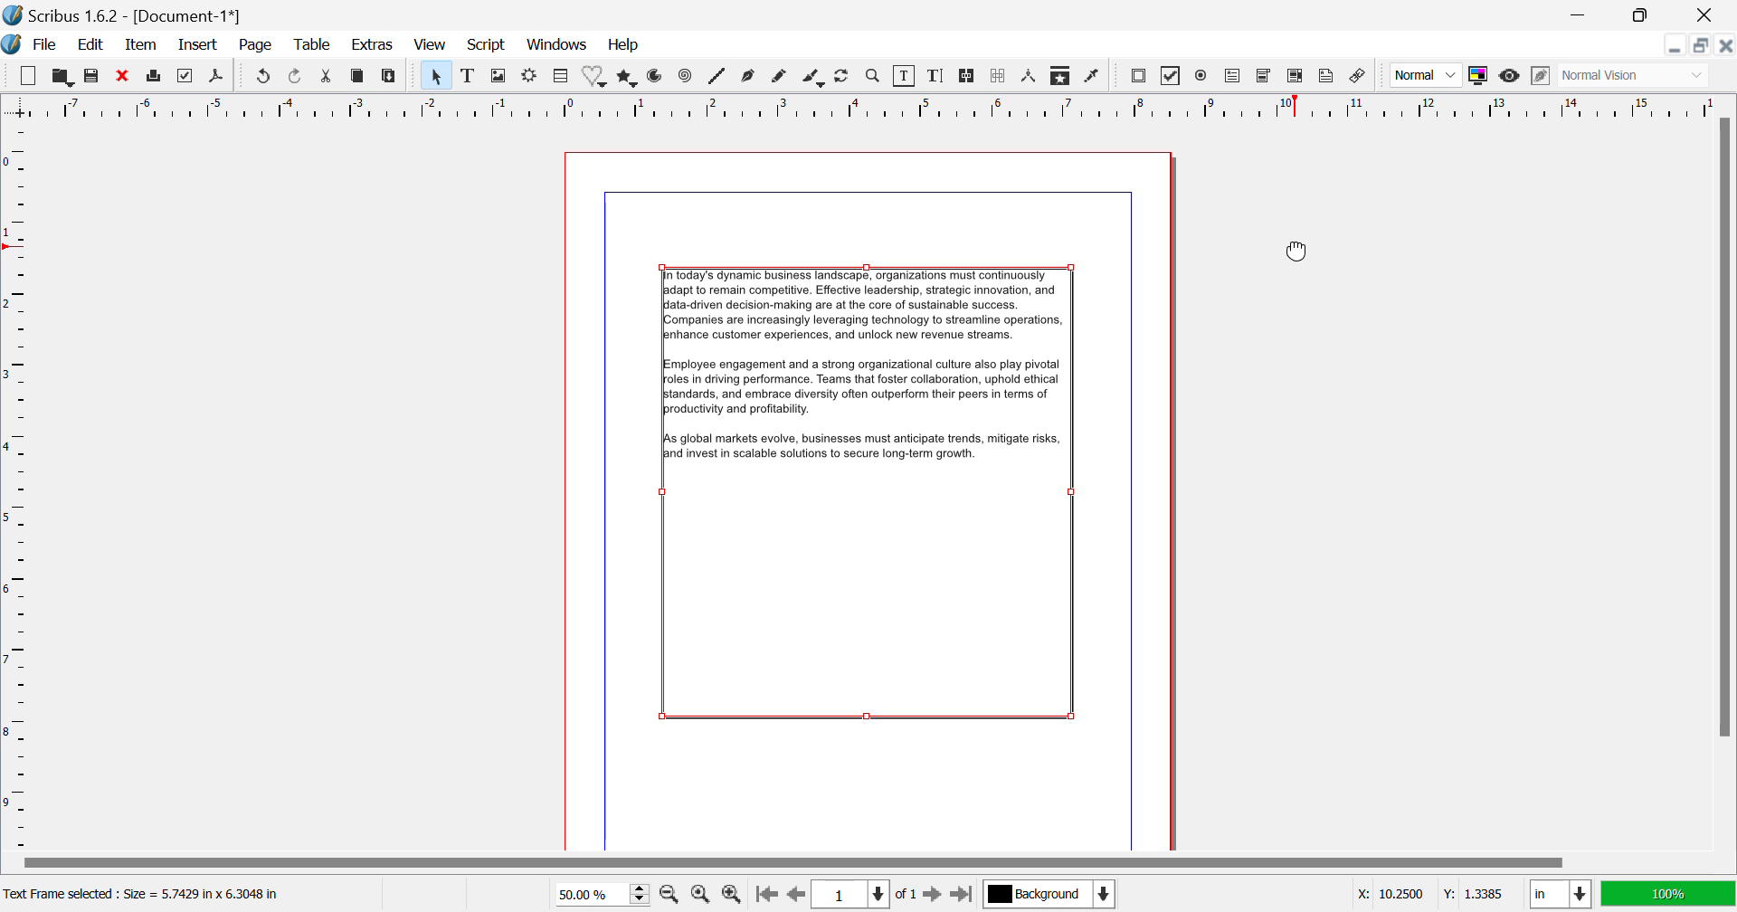  I want to click on Help, so click(624, 45).